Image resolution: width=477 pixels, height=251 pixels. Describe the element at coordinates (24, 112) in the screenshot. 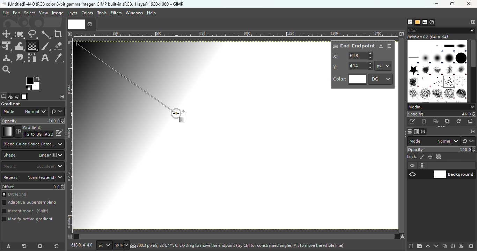

I see `Mode` at that location.